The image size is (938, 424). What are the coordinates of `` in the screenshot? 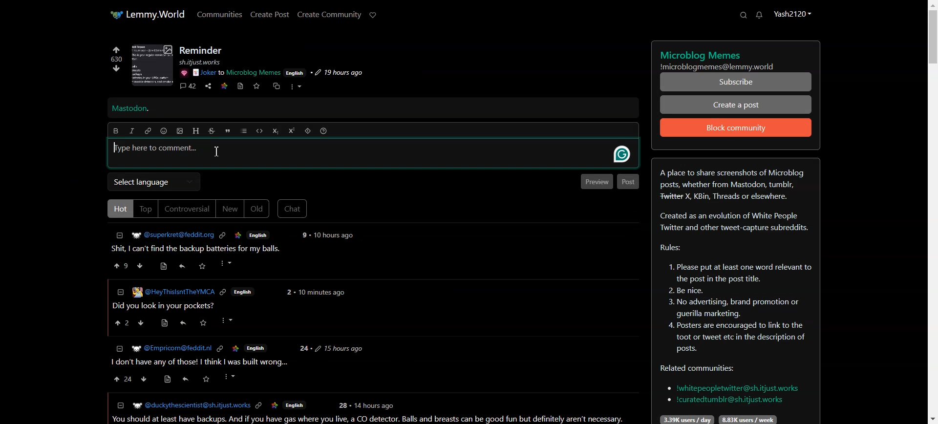 It's located at (259, 406).